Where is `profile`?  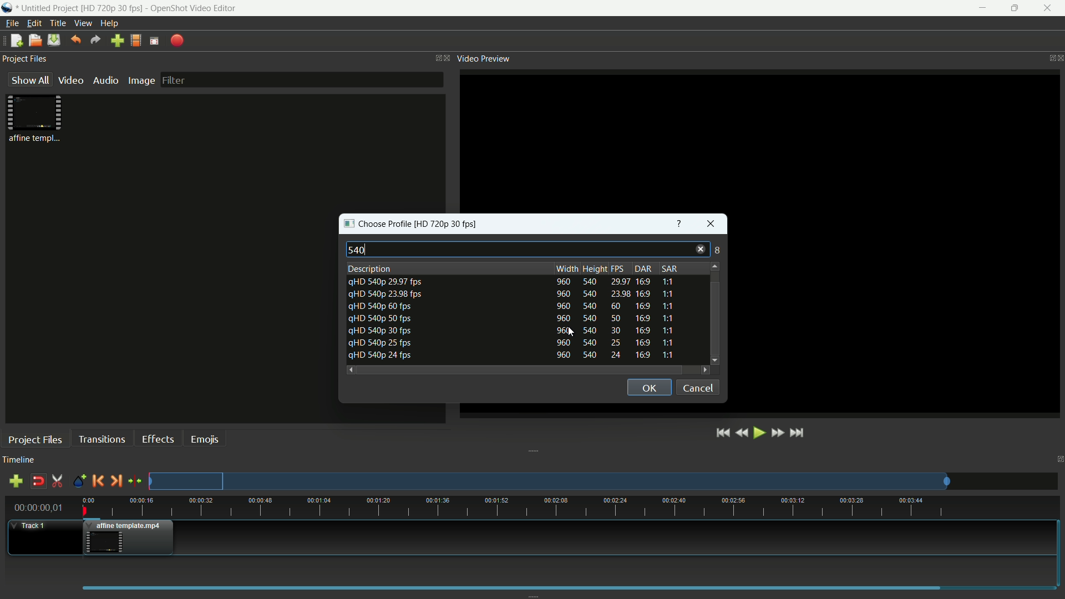
profile is located at coordinates (111, 8).